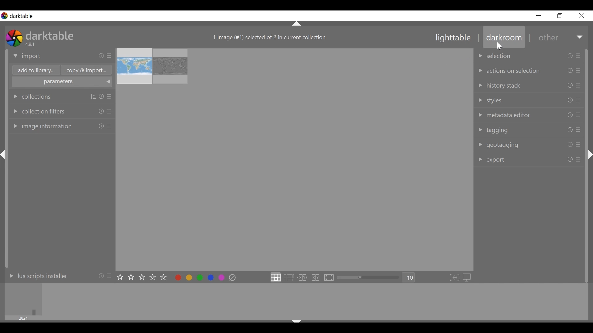  Describe the element at coordinates (24, 318) in the screenshot. I see `2024` at that location.